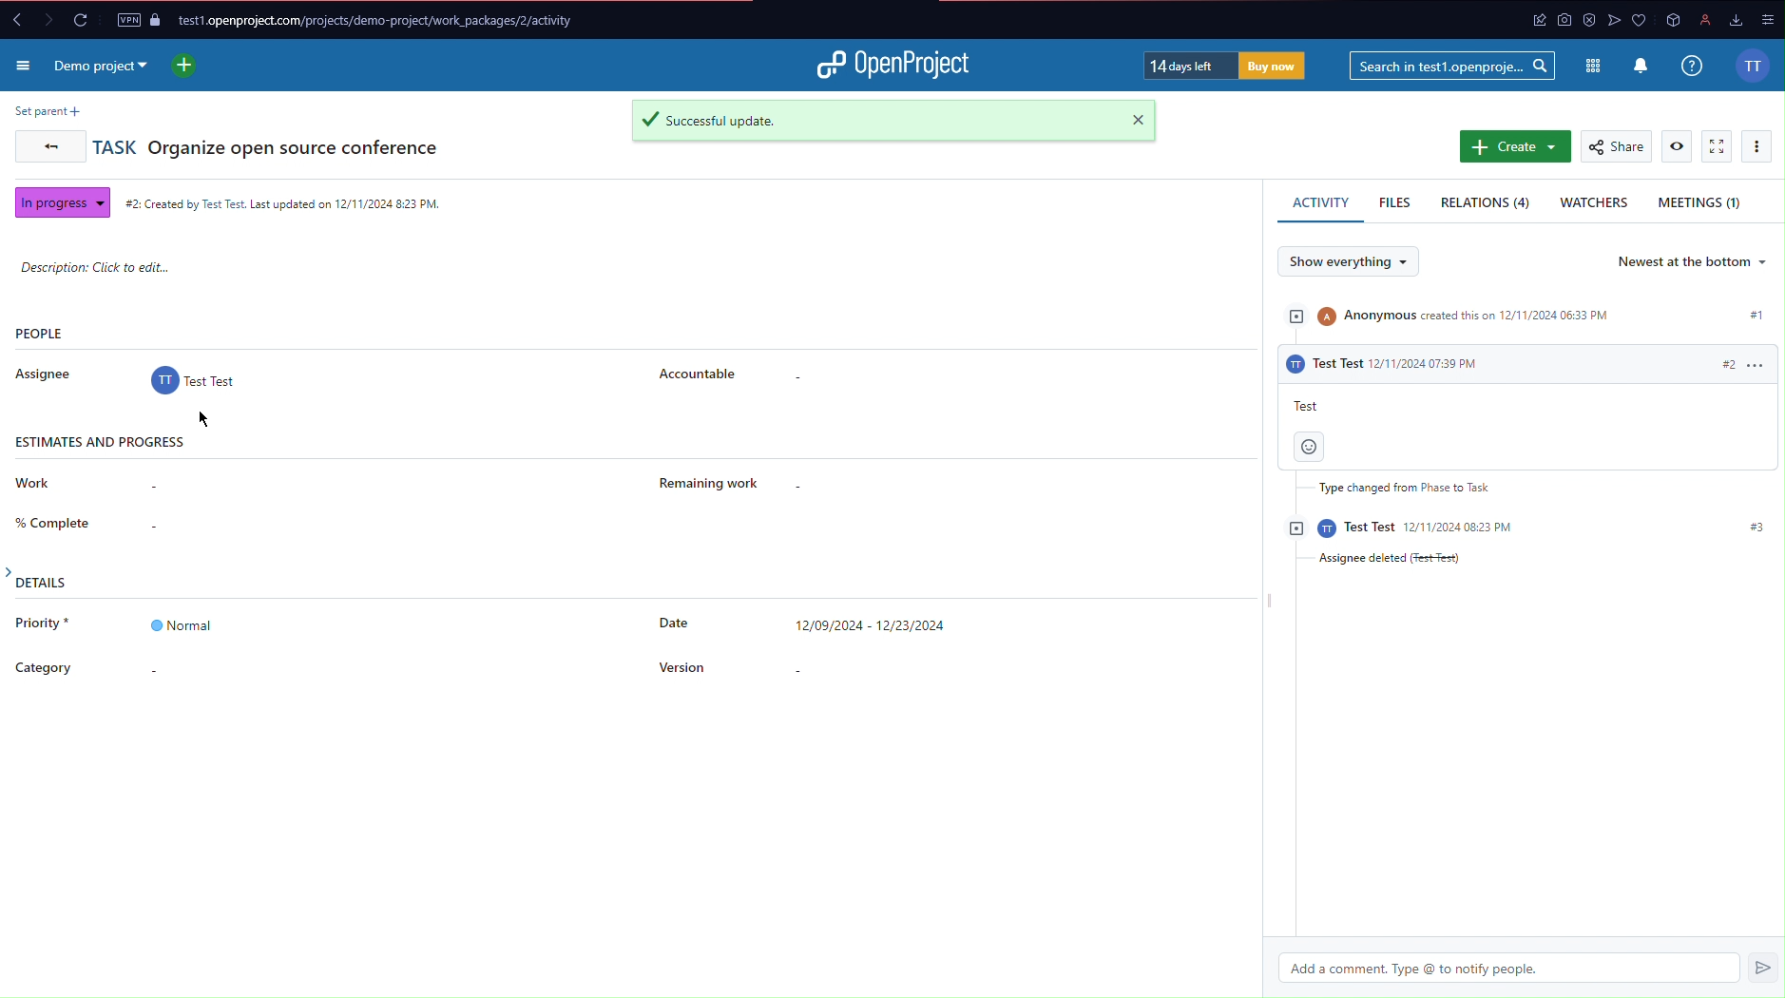 This screenshot has width=1785, height=998. I want to click on #2, so click(1707, 363).